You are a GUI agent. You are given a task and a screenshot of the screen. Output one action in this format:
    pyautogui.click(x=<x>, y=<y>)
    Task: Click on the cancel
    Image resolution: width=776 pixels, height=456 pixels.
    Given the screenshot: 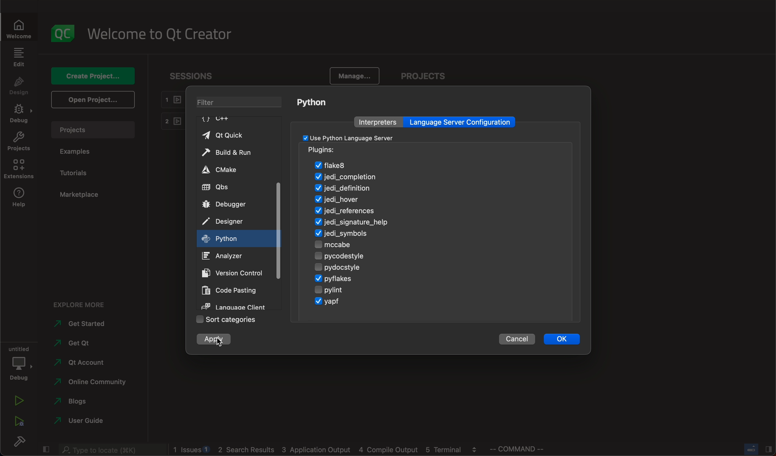 What is the action you would take?
    pyautogui.click(x=515, y=338)
    